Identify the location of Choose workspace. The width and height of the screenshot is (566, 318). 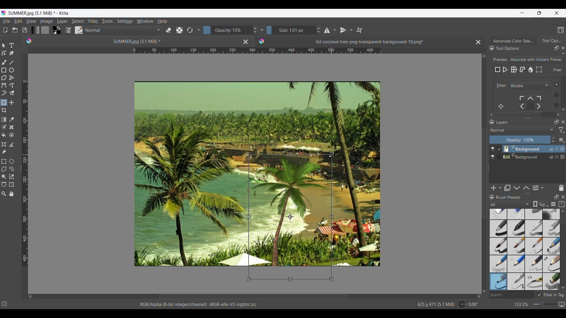
(561, 30).